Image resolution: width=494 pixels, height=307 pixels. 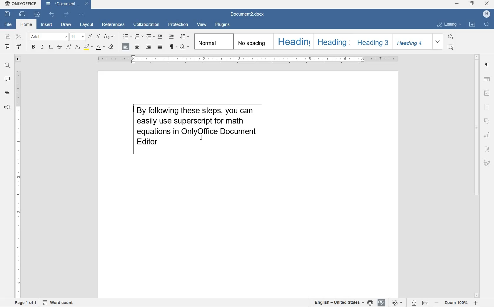 What do you see at coordinates (185, 36) in the screenshot?
I see `paragraph line spacing` at bounding box center [185, 36].